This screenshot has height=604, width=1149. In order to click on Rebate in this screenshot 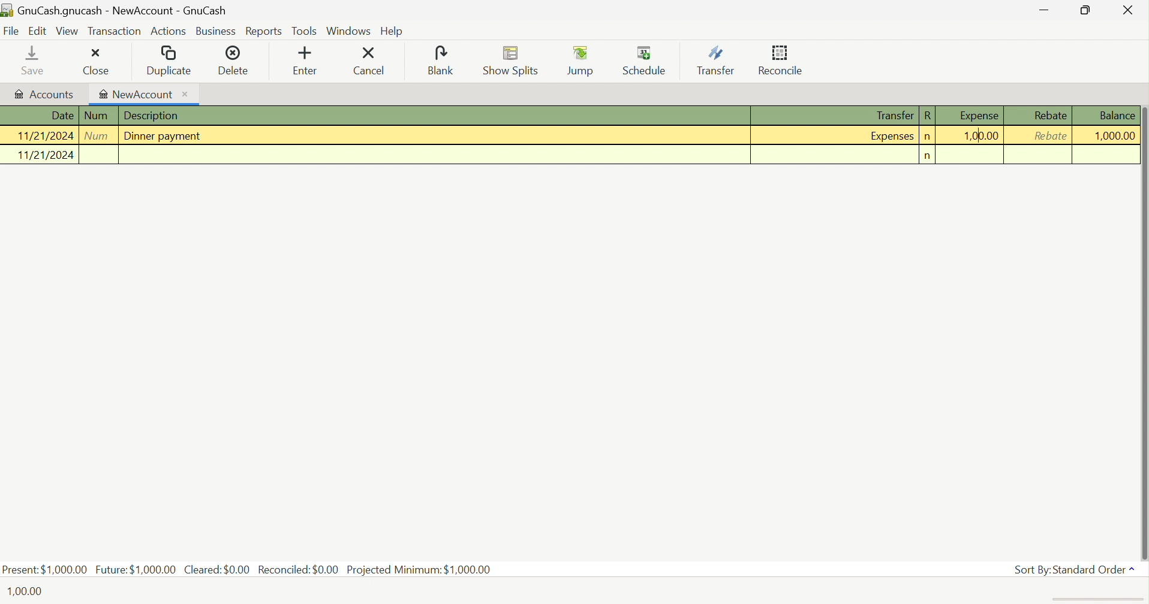, I will do `click(1050, 135)`.